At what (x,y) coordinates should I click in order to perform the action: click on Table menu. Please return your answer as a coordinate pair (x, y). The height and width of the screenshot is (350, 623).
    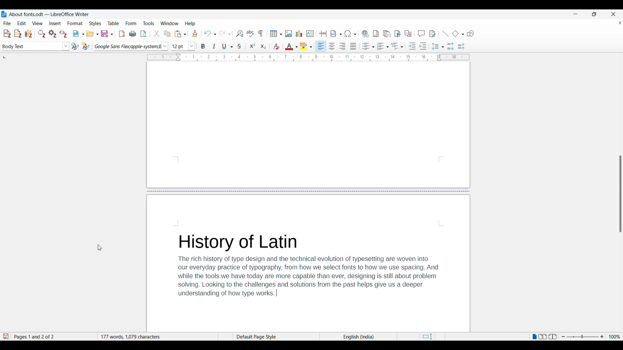
    Looking at the image, I should click on (114, 23).